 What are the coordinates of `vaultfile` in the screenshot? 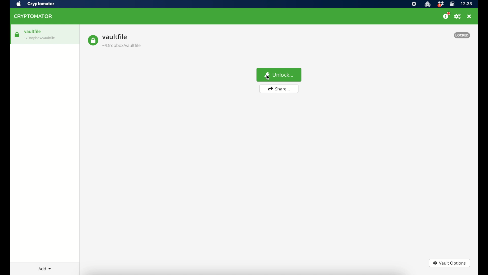 It's located at (44, 34).